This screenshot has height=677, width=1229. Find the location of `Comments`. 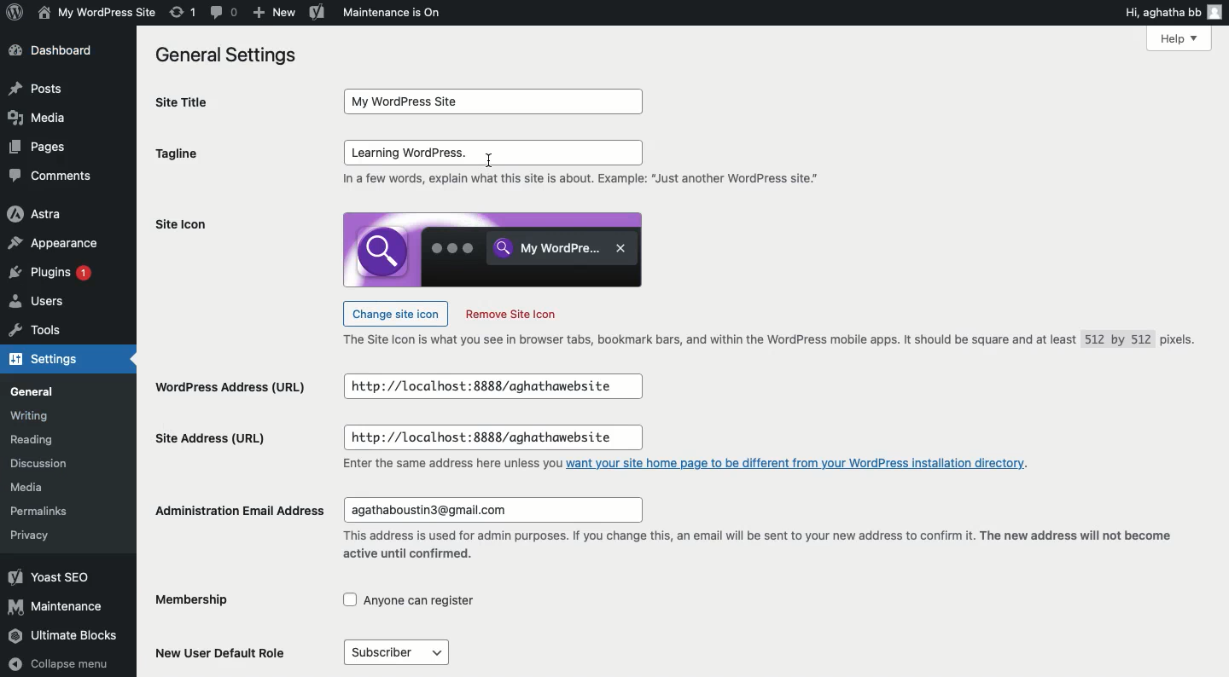

Comments is located at coordinates (51, 176).